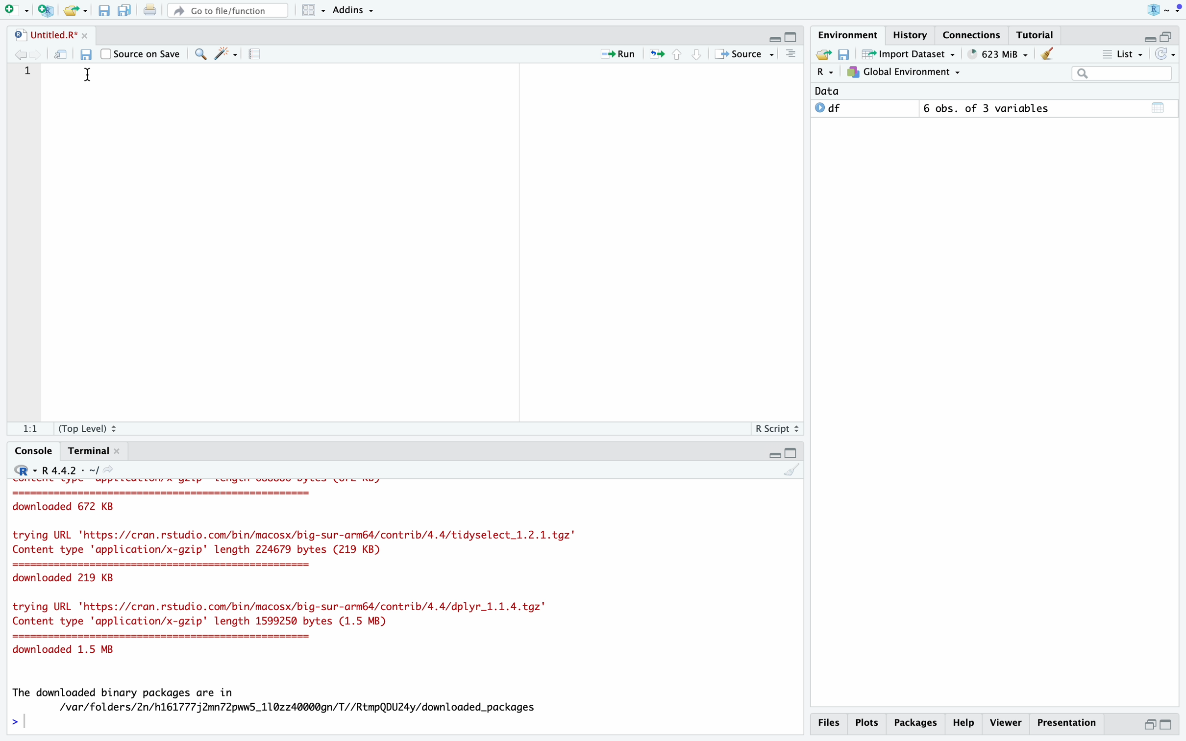 This screenshot has height=741, width=1186. What do you see at coordinates (105, 11) in the screenshot?
I see `Save current file` at bounding box center [105, 11].